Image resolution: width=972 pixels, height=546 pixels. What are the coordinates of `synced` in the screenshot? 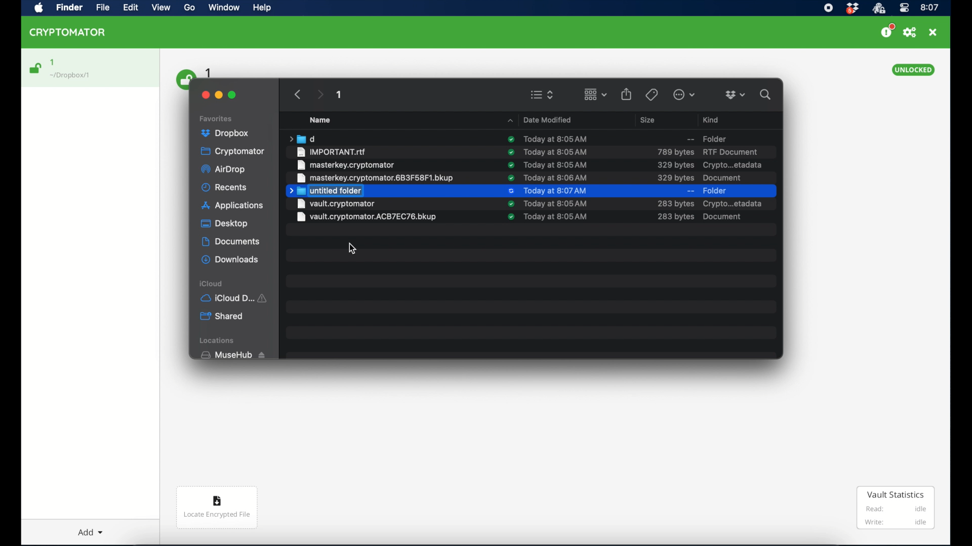 It's located at (510, 204).